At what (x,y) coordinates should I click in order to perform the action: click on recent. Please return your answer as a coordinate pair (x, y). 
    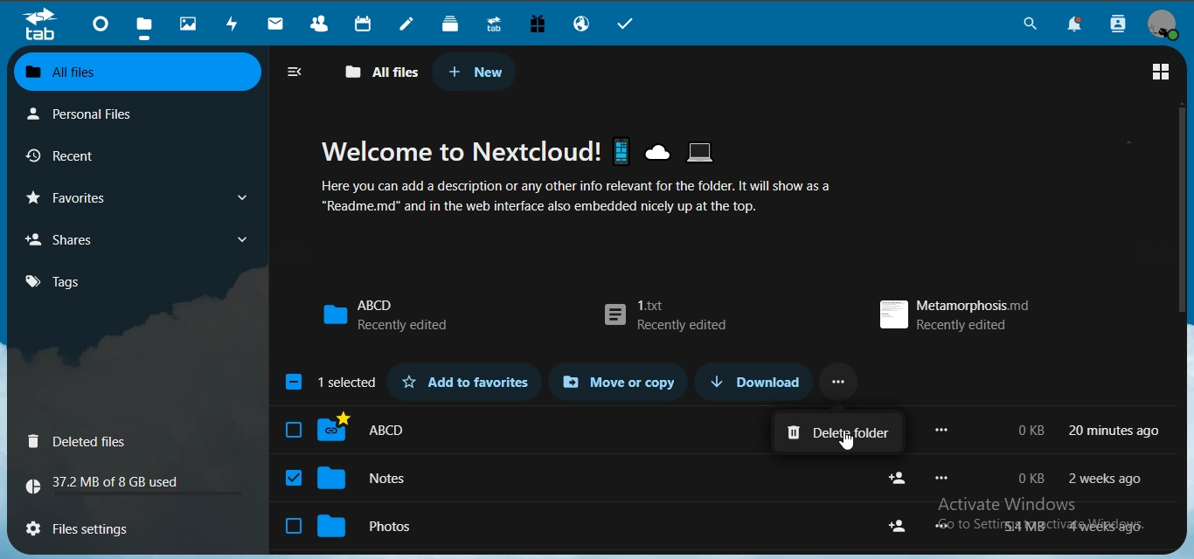
    Looking at the image, I should click on (93, 155).